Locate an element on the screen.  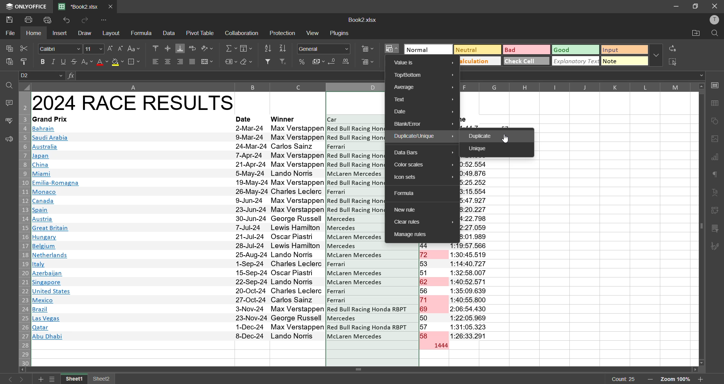
grand prix is located at coordinates (50, 119).